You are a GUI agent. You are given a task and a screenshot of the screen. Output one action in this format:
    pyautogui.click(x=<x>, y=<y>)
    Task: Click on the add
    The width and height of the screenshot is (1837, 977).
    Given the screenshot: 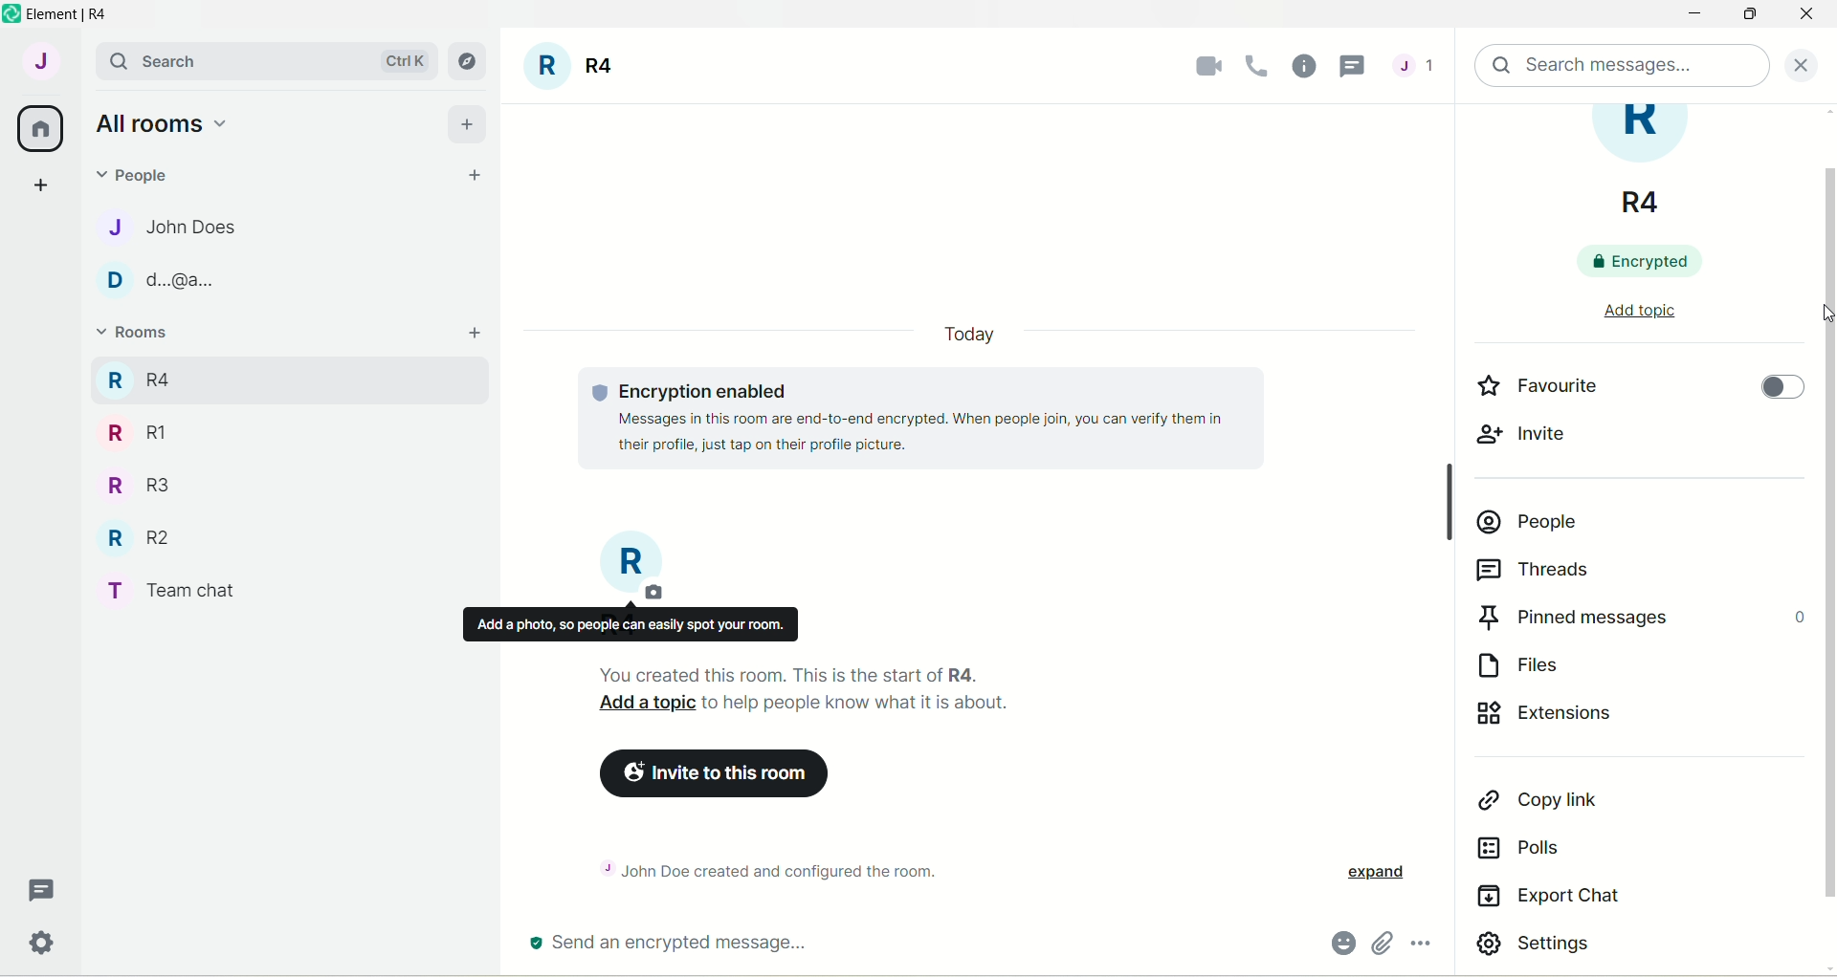 What is the action you would take?
    pyautogui.click(x=468, y=121)
    